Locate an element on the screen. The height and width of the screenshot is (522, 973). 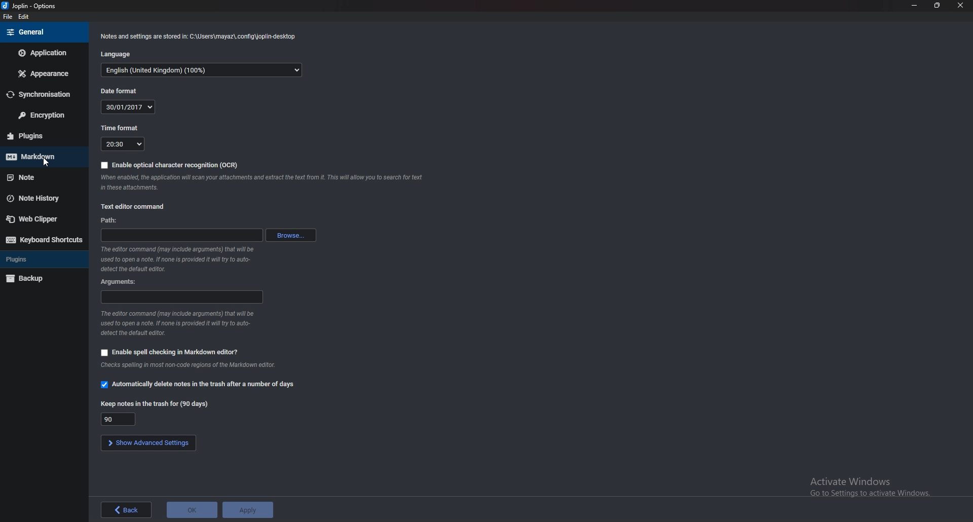
Info is located at coordinates (175, 323).